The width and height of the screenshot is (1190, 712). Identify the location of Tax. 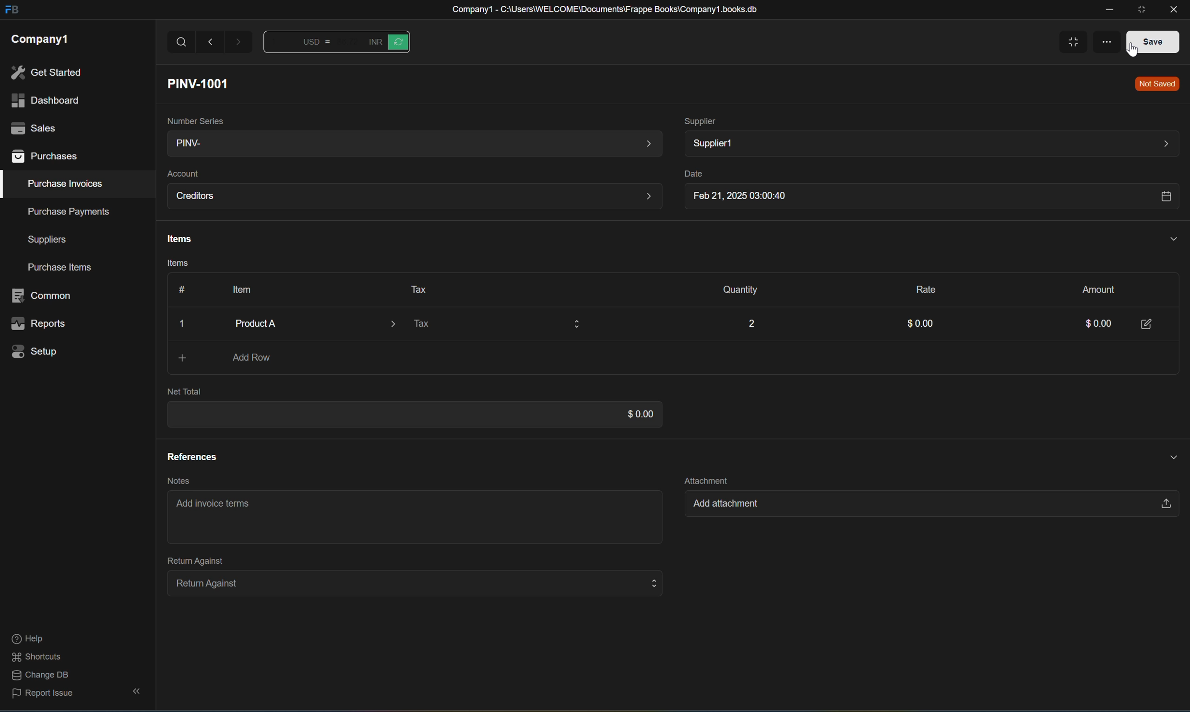
(415, 288).